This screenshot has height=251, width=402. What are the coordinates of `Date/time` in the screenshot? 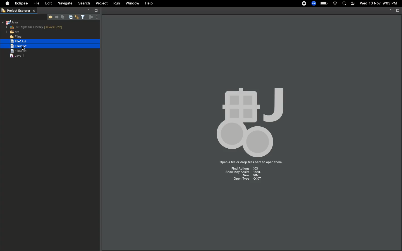 It's located at (379, 3).